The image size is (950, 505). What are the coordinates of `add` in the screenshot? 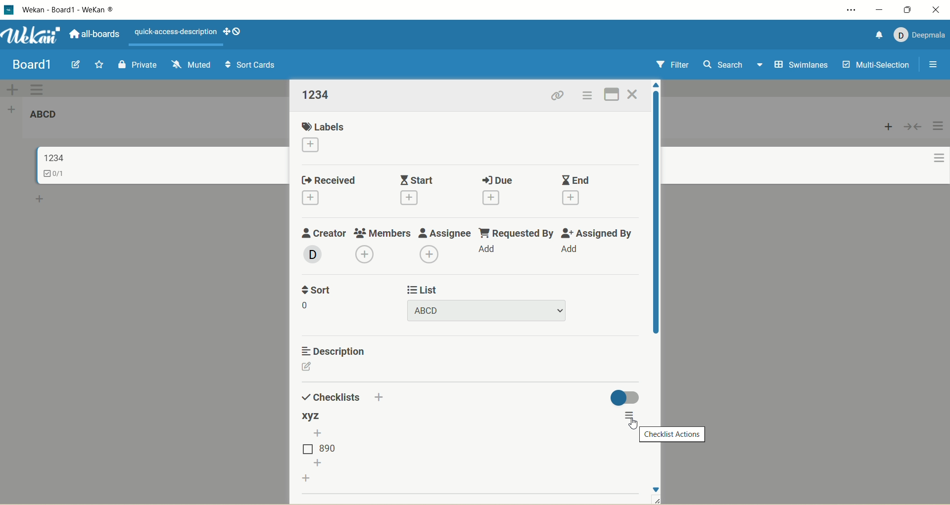 It's located at (415, 199).